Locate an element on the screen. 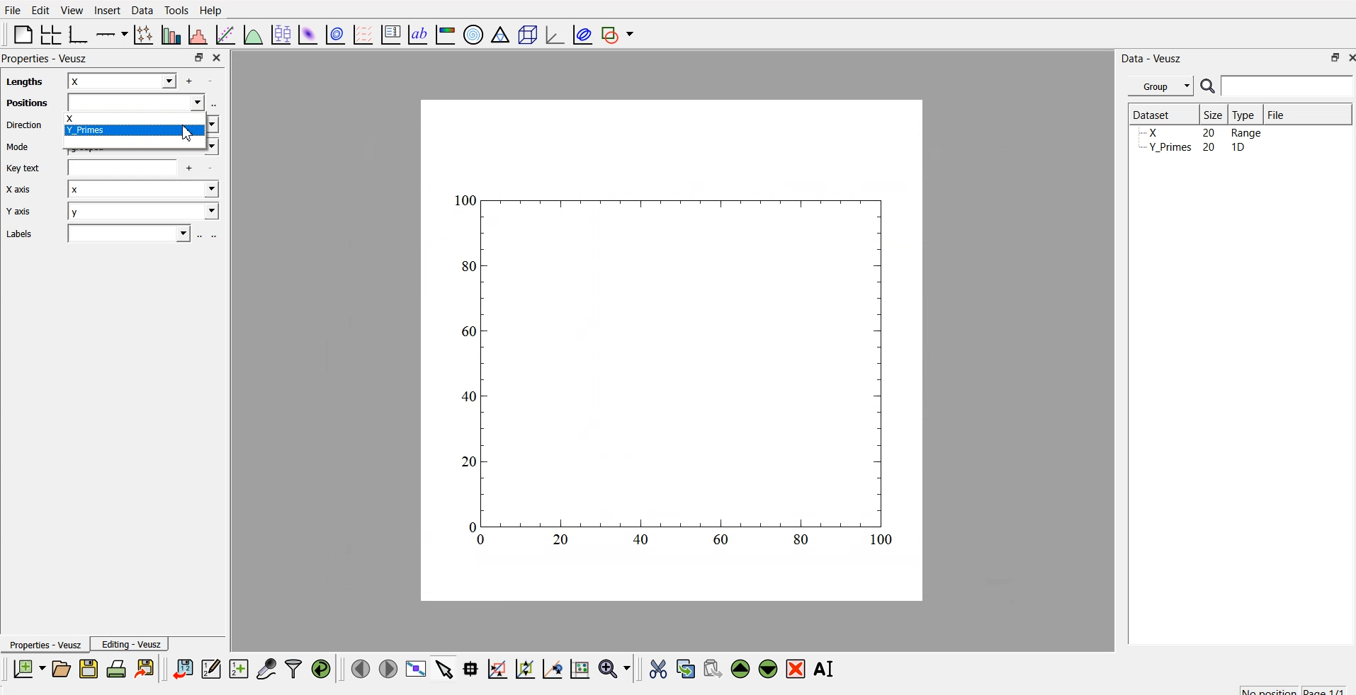 Image resolution: width=1356 pixels, height=695 pixels. Ternary graph is located at coordinates (501, 34).